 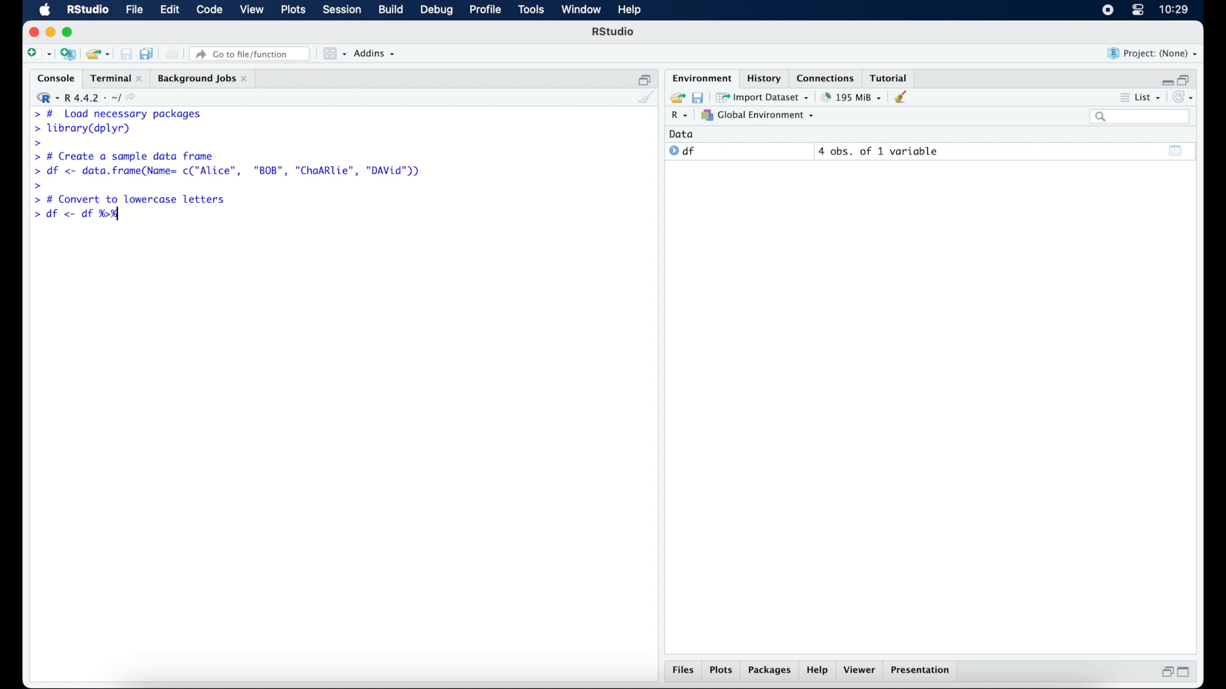 What do you see at coordinates (1165, 79) in the screenshot?
I see `minimize` at bounding box center [1165, 79].